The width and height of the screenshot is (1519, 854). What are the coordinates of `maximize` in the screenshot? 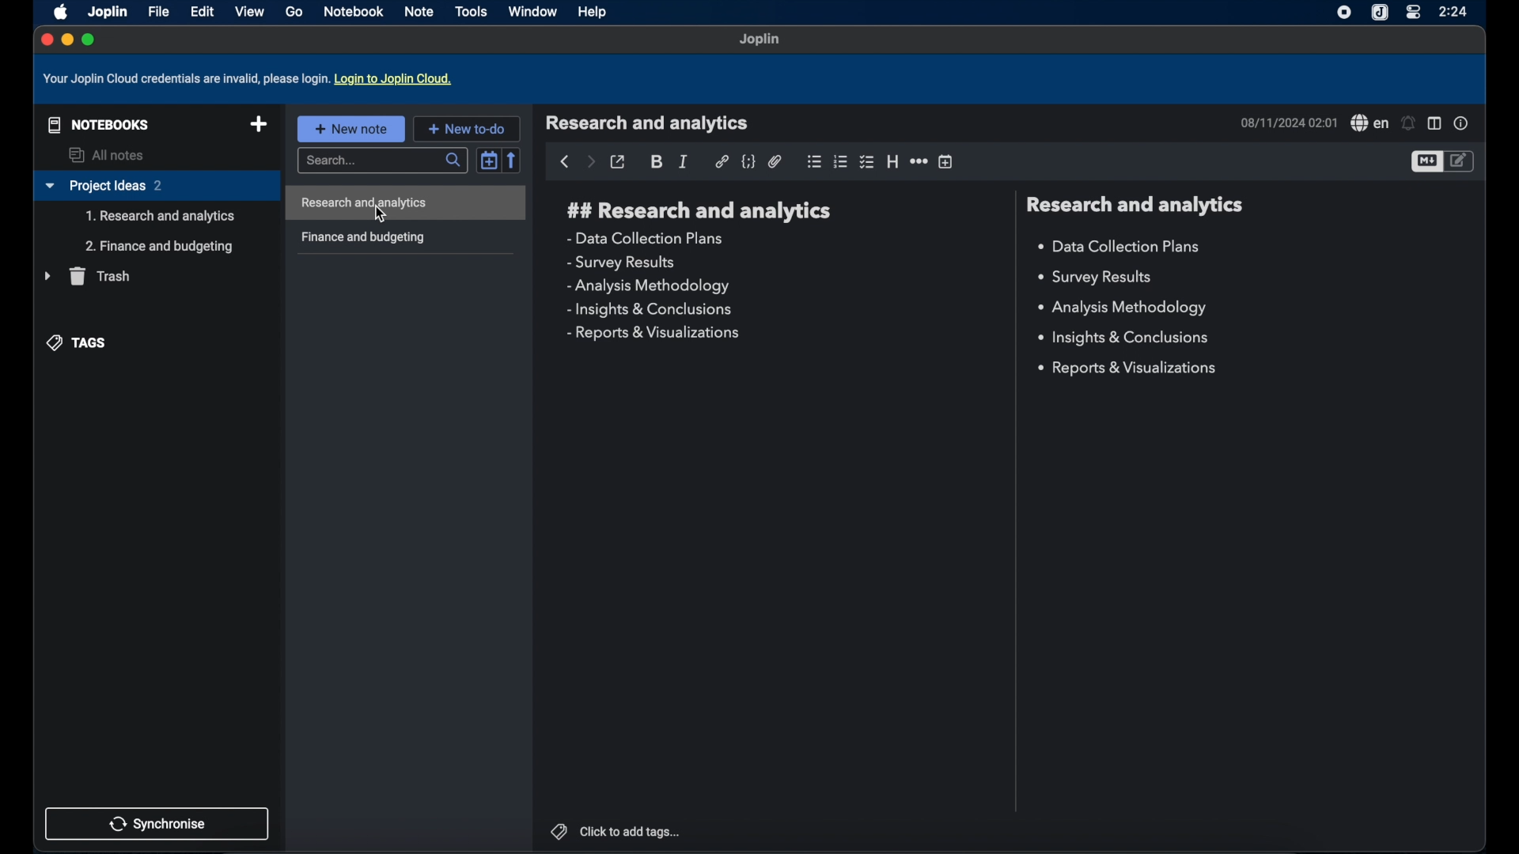 It's located at (89, 40).